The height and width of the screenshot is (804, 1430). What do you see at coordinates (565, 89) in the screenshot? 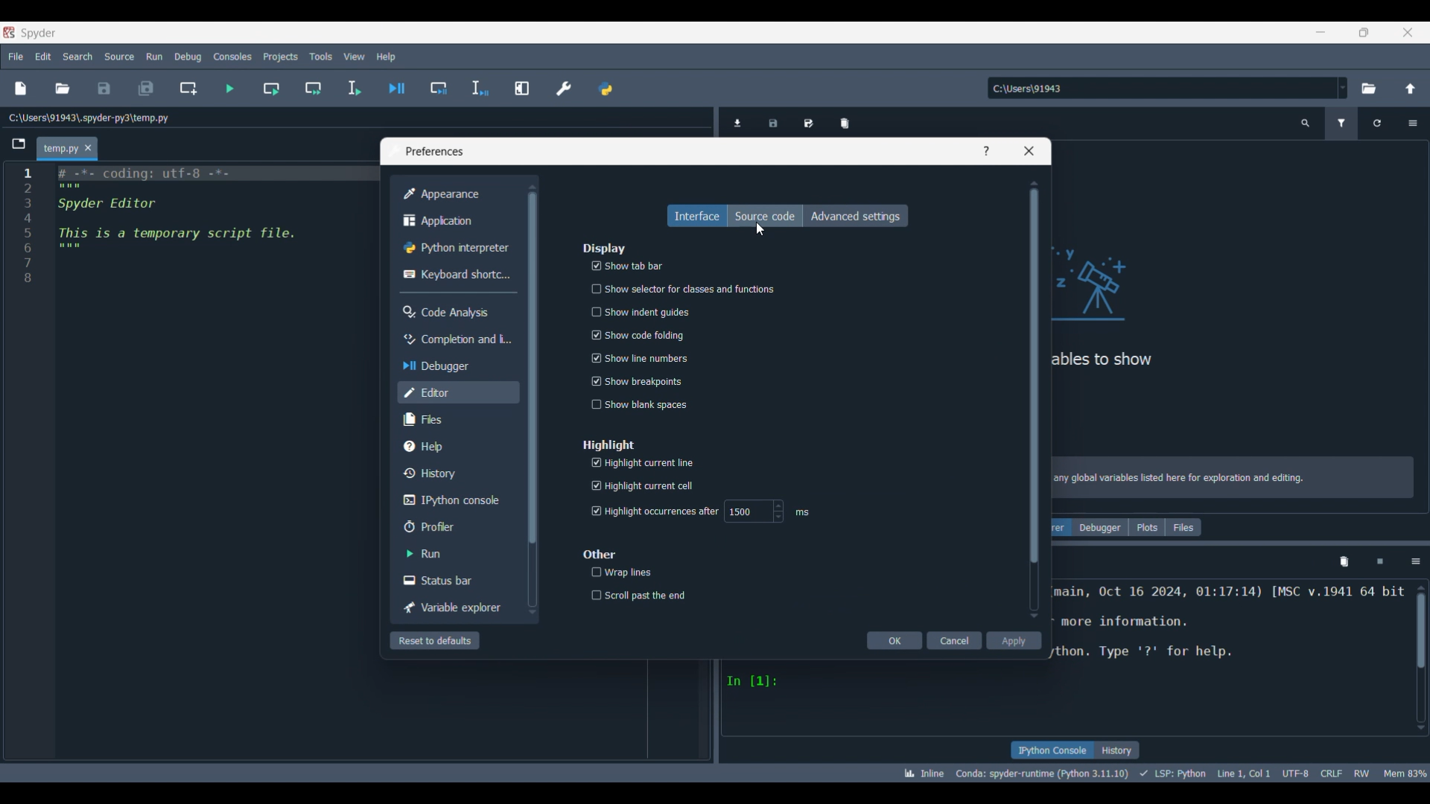
I see `Preferences` at bounding box center [565, 89].